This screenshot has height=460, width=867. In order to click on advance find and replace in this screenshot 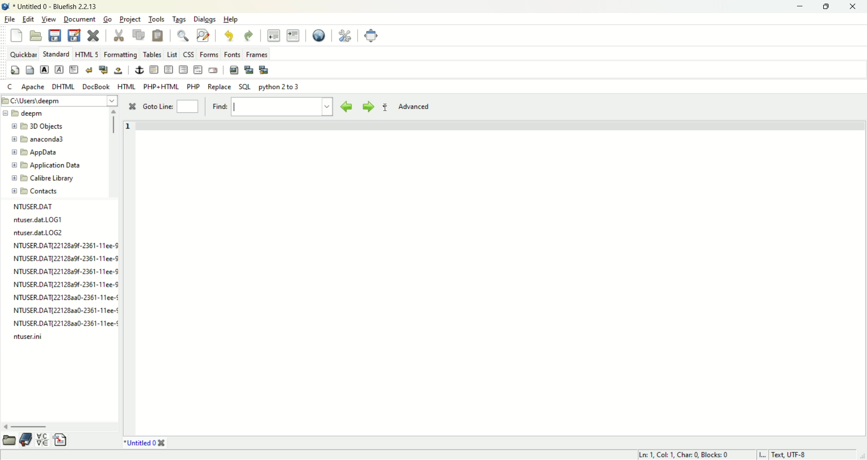, I will do `click(203, 35)`.